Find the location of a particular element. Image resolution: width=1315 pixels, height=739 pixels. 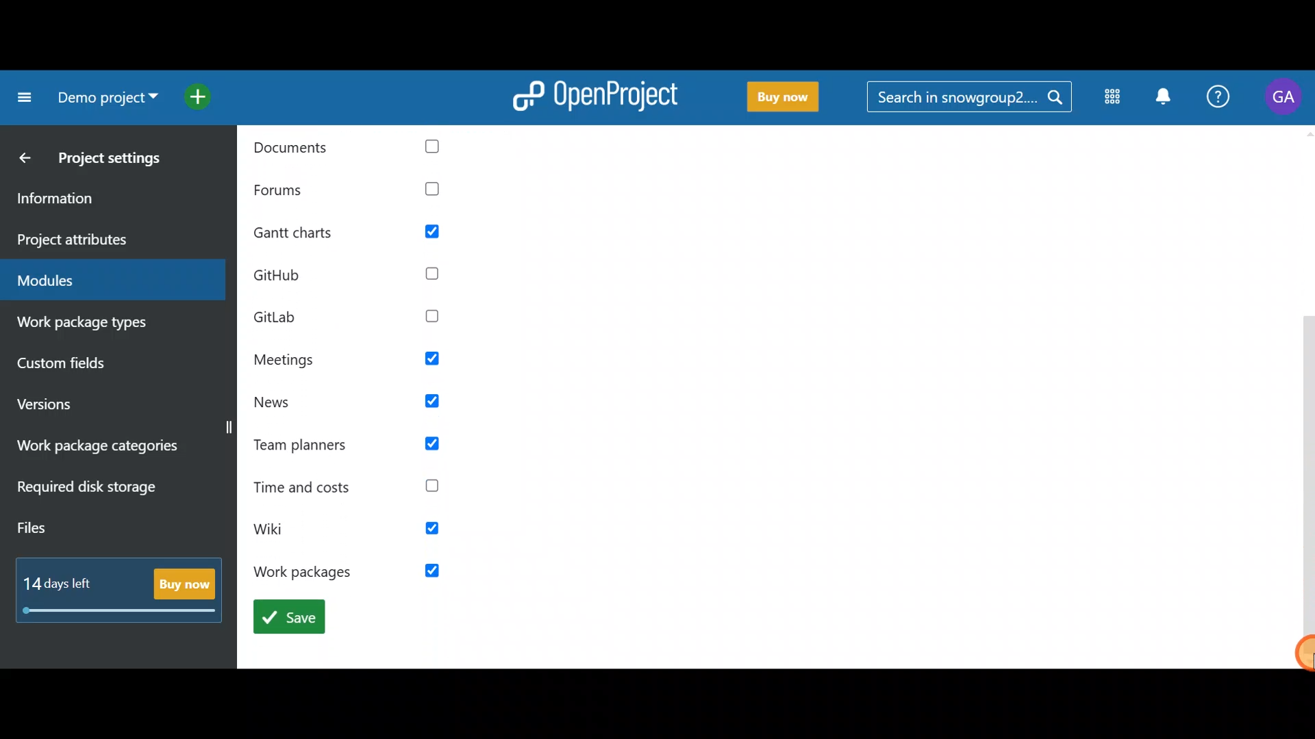

Open quick add menu is located at coordinates (201, 96).